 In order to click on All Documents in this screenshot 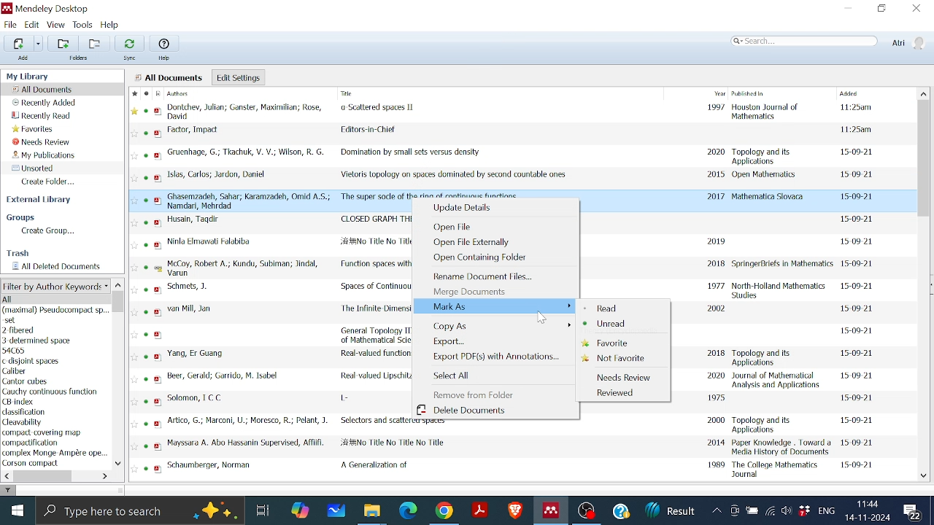, I will do `click(168, 79)`.